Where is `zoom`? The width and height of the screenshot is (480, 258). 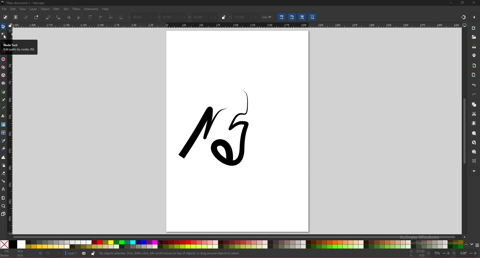 zoom is located at coordinates (438, 254).